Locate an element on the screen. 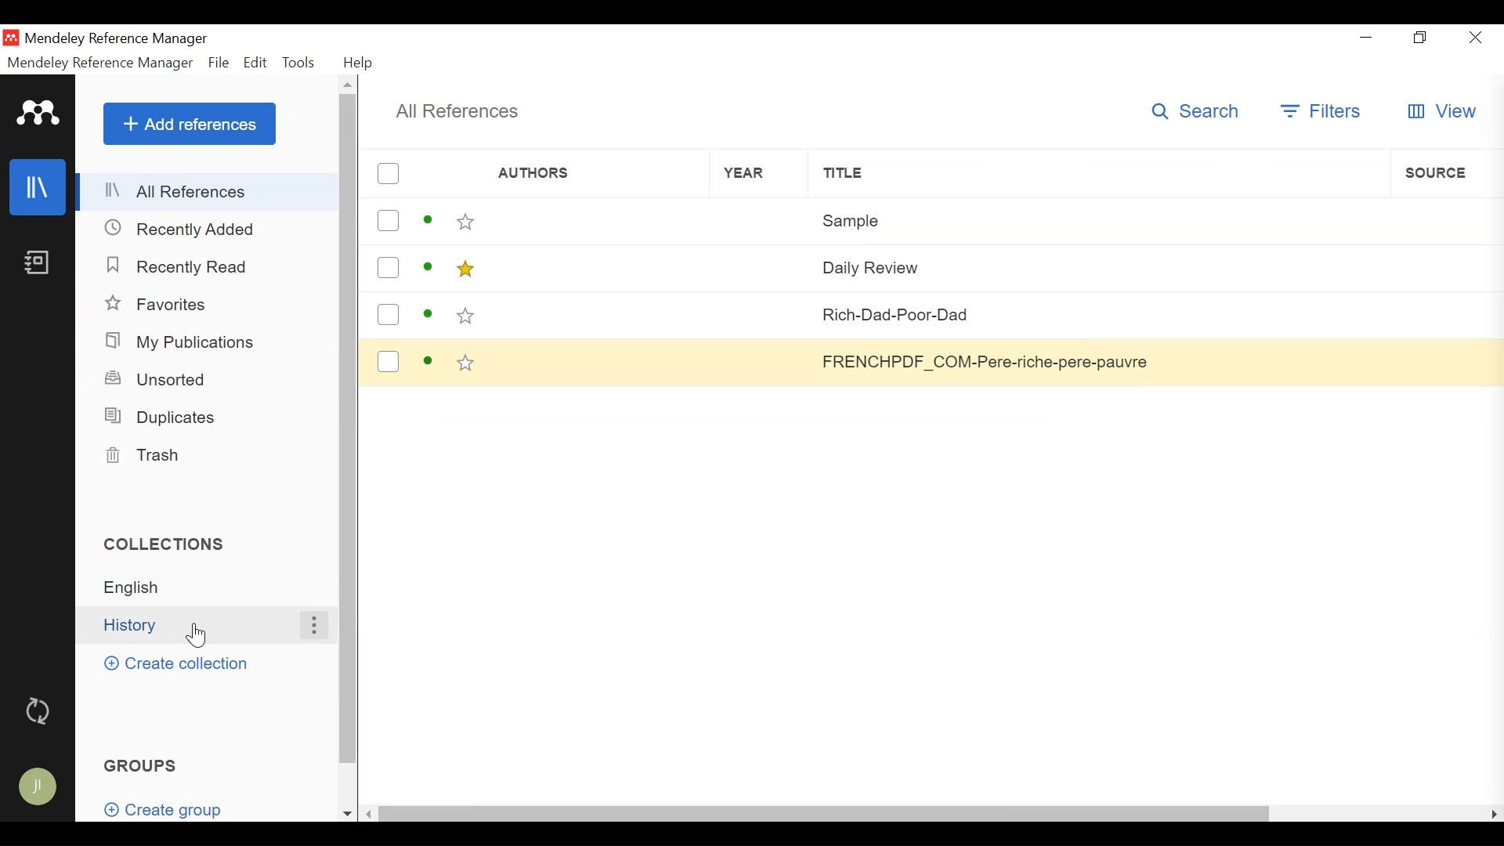 This screenshot has height=846, width=1504. Sample is located at coordinates (1099, 219).